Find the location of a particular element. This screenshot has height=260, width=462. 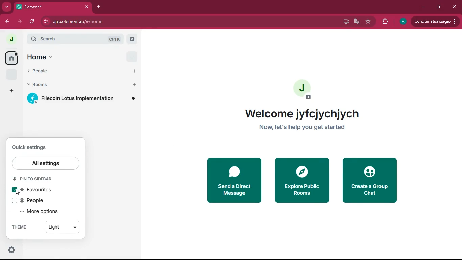

maximize is located at coordinates (439, 7).